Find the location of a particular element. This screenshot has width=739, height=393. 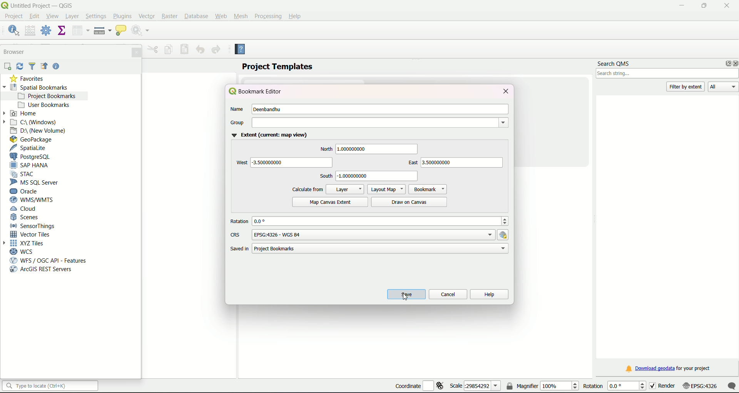

add is located at coordinates (7, 67).